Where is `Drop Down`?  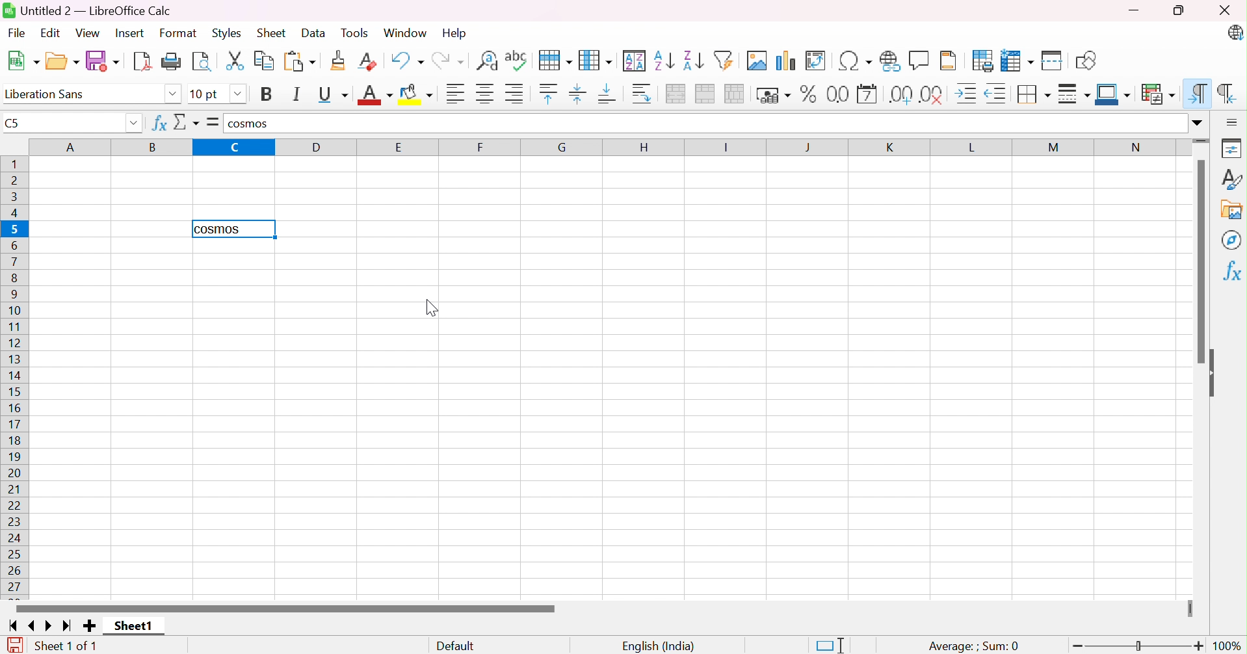
Drop Down is located at coordinates (1198, 120).